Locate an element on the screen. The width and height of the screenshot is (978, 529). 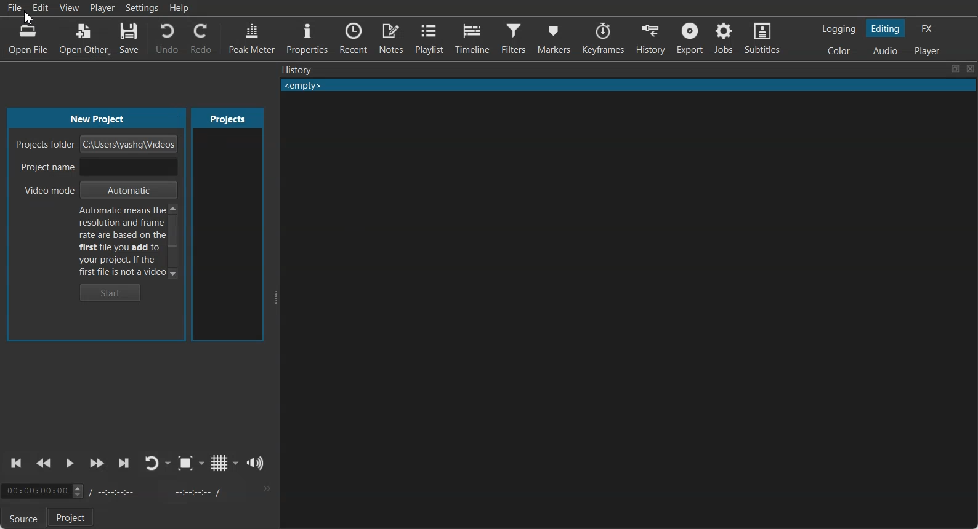
History is located at coordinates (650, 38).